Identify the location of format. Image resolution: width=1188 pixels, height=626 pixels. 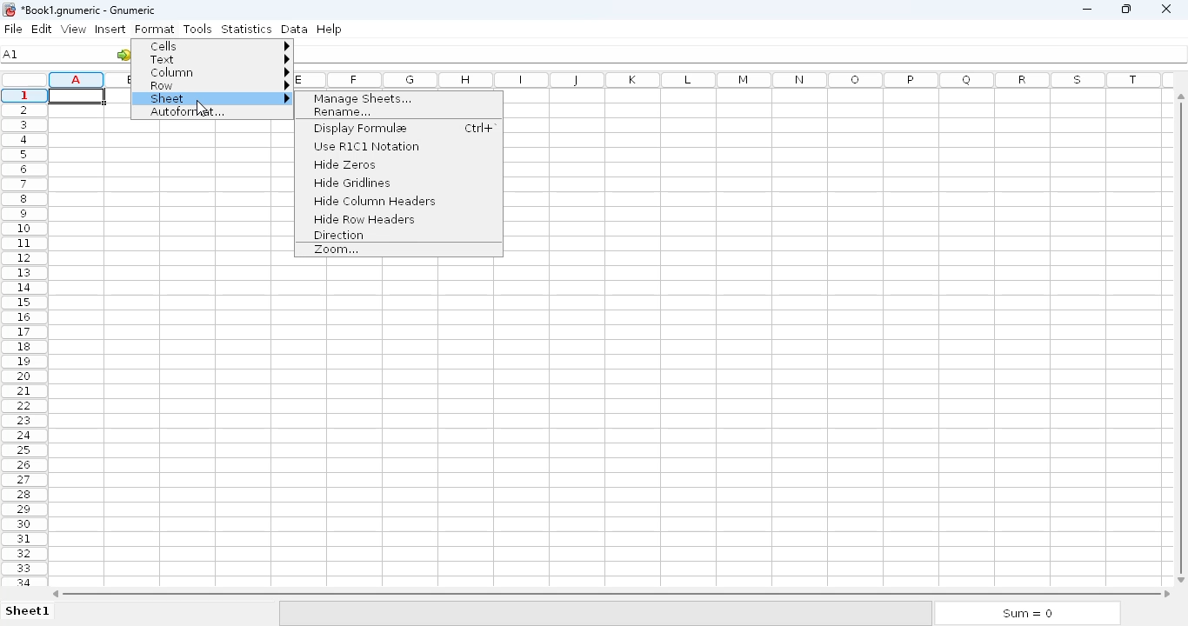
(155, 29).